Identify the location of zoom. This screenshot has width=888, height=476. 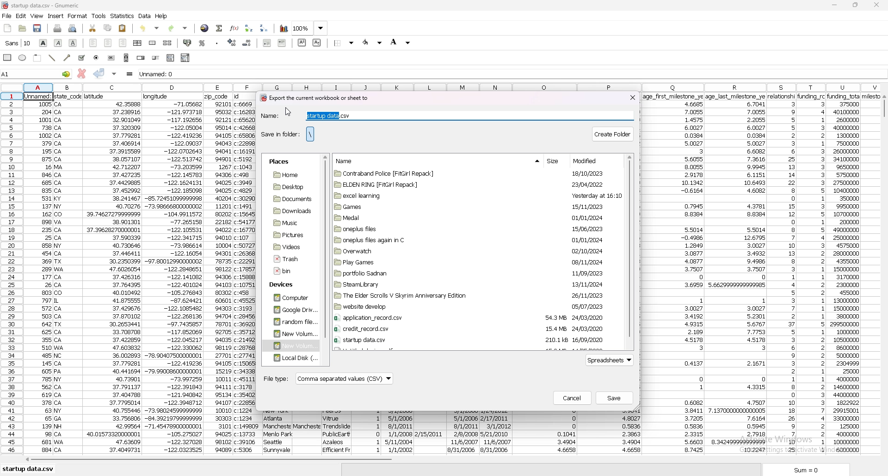
(310, 29).